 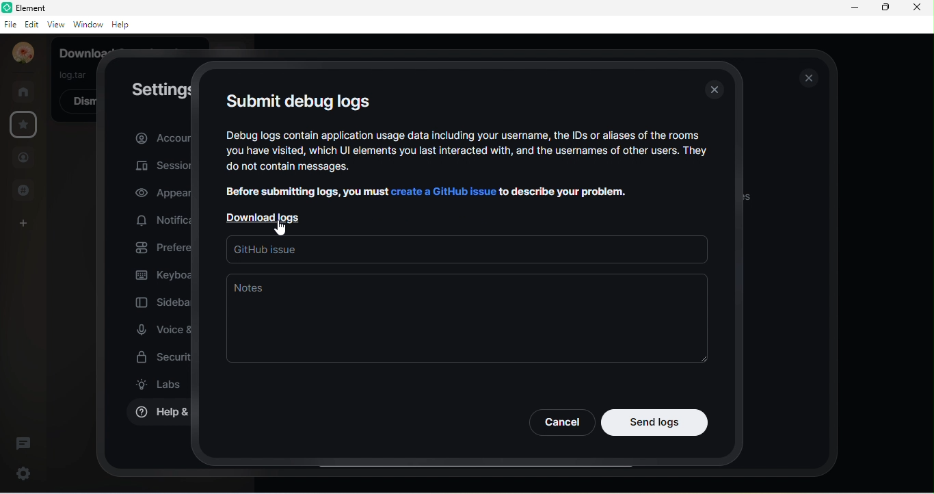 What do you see at coordinates (885, 8) in the screenshot?
I see `maximize` at bounding box center [885, 8].